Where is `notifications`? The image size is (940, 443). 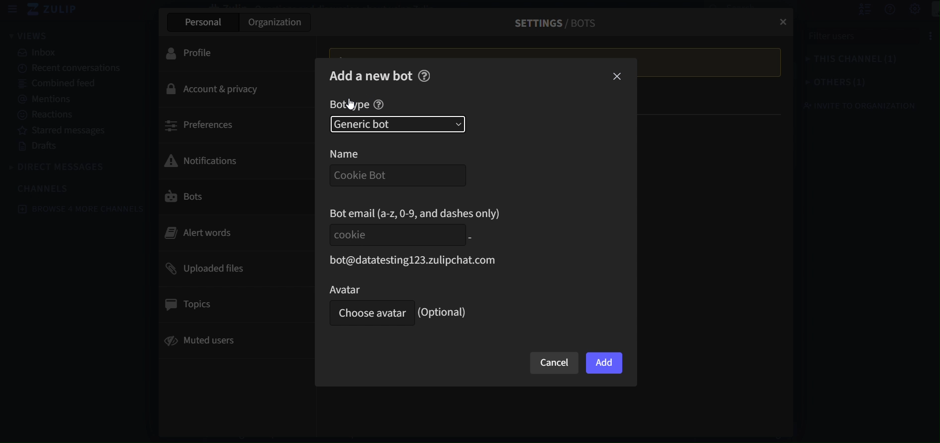 notifications is located at coordinates (226, 160).